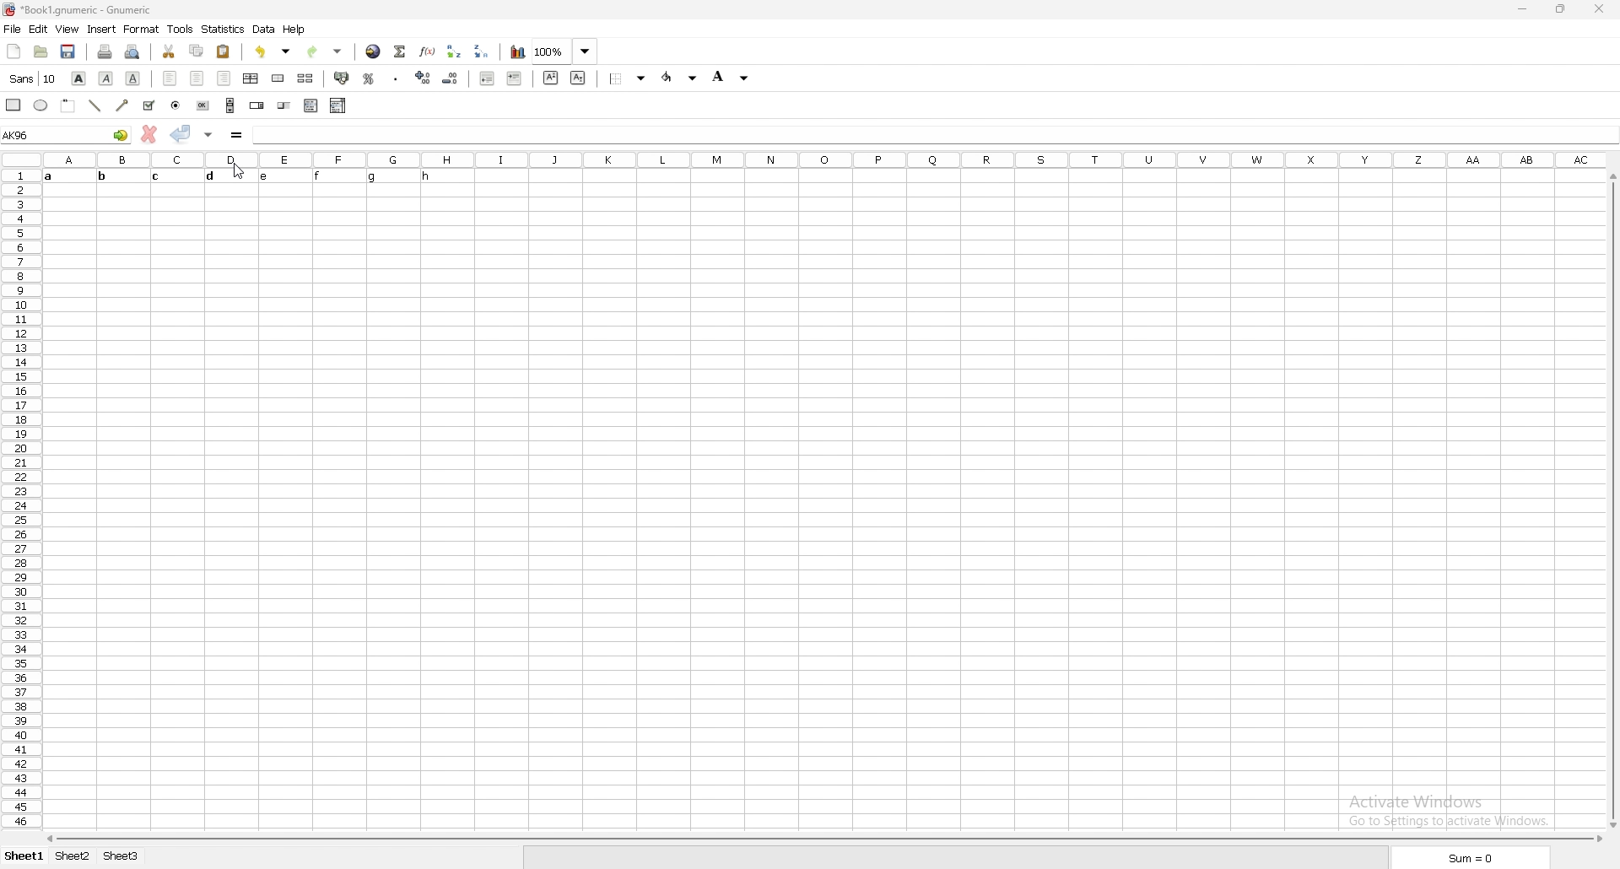  What do you see at coordinates (551, 77) in the screenshot?
I see `superscript` at bounding box center [551, 77].